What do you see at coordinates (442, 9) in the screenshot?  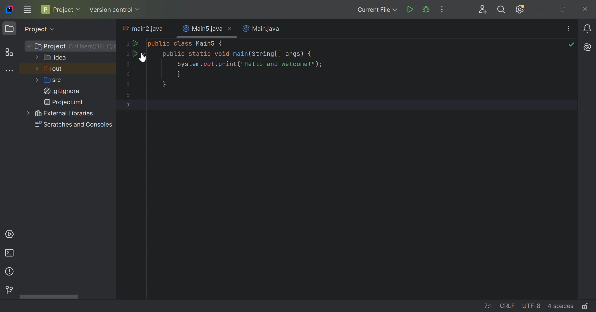 I see `More actions` at bounding box center [442, 9].